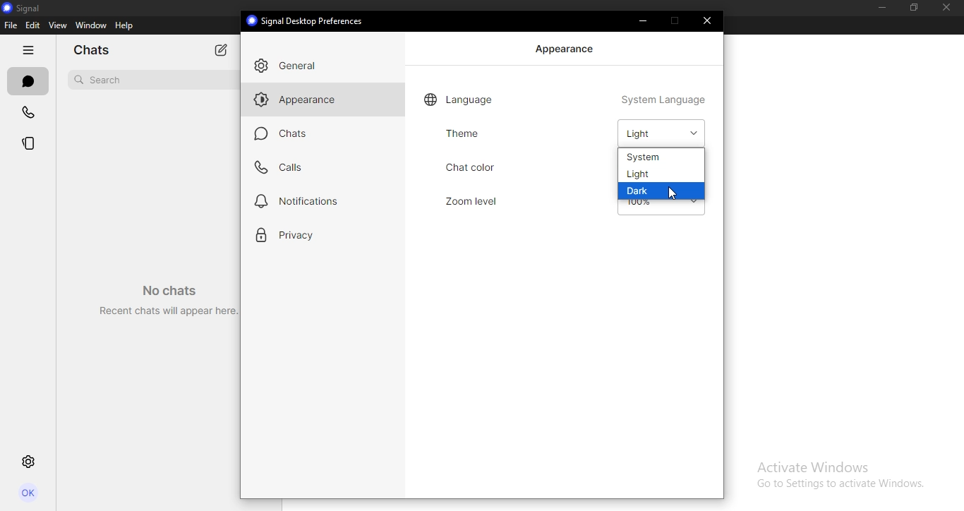 This screenshot has width=964, height=511. Describe the element at coordinates (950, 8) in the screenshot. I see `close` at that location.